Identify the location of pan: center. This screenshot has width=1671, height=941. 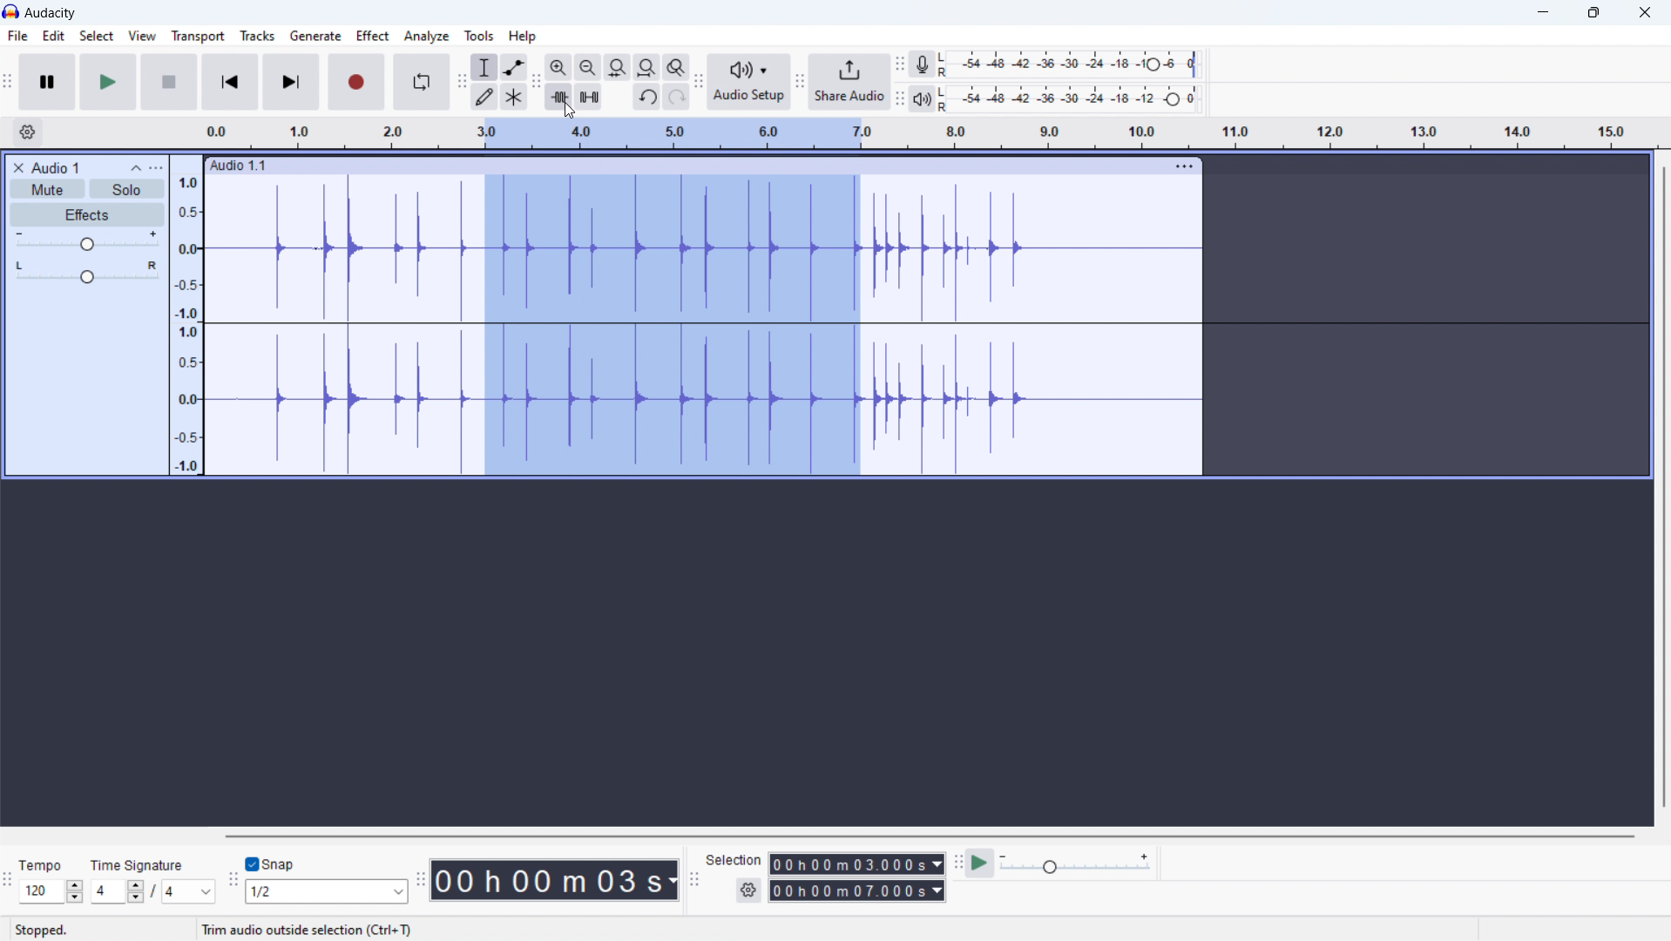
(87, 272).